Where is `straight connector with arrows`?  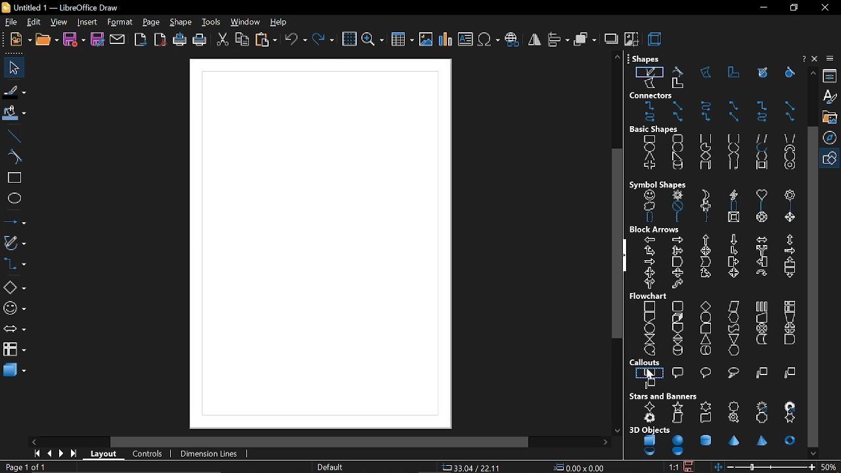
straight connector with arrows is located at coordinates (735, 118).